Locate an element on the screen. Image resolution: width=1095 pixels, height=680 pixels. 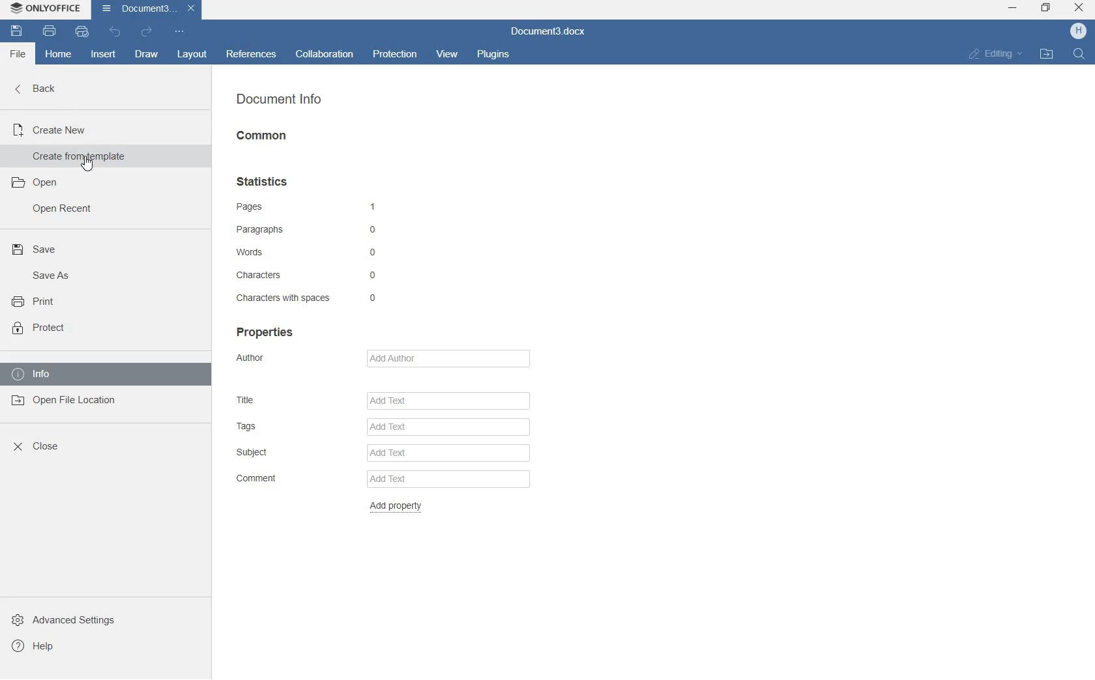
add text is located at coordinates (446, 427).